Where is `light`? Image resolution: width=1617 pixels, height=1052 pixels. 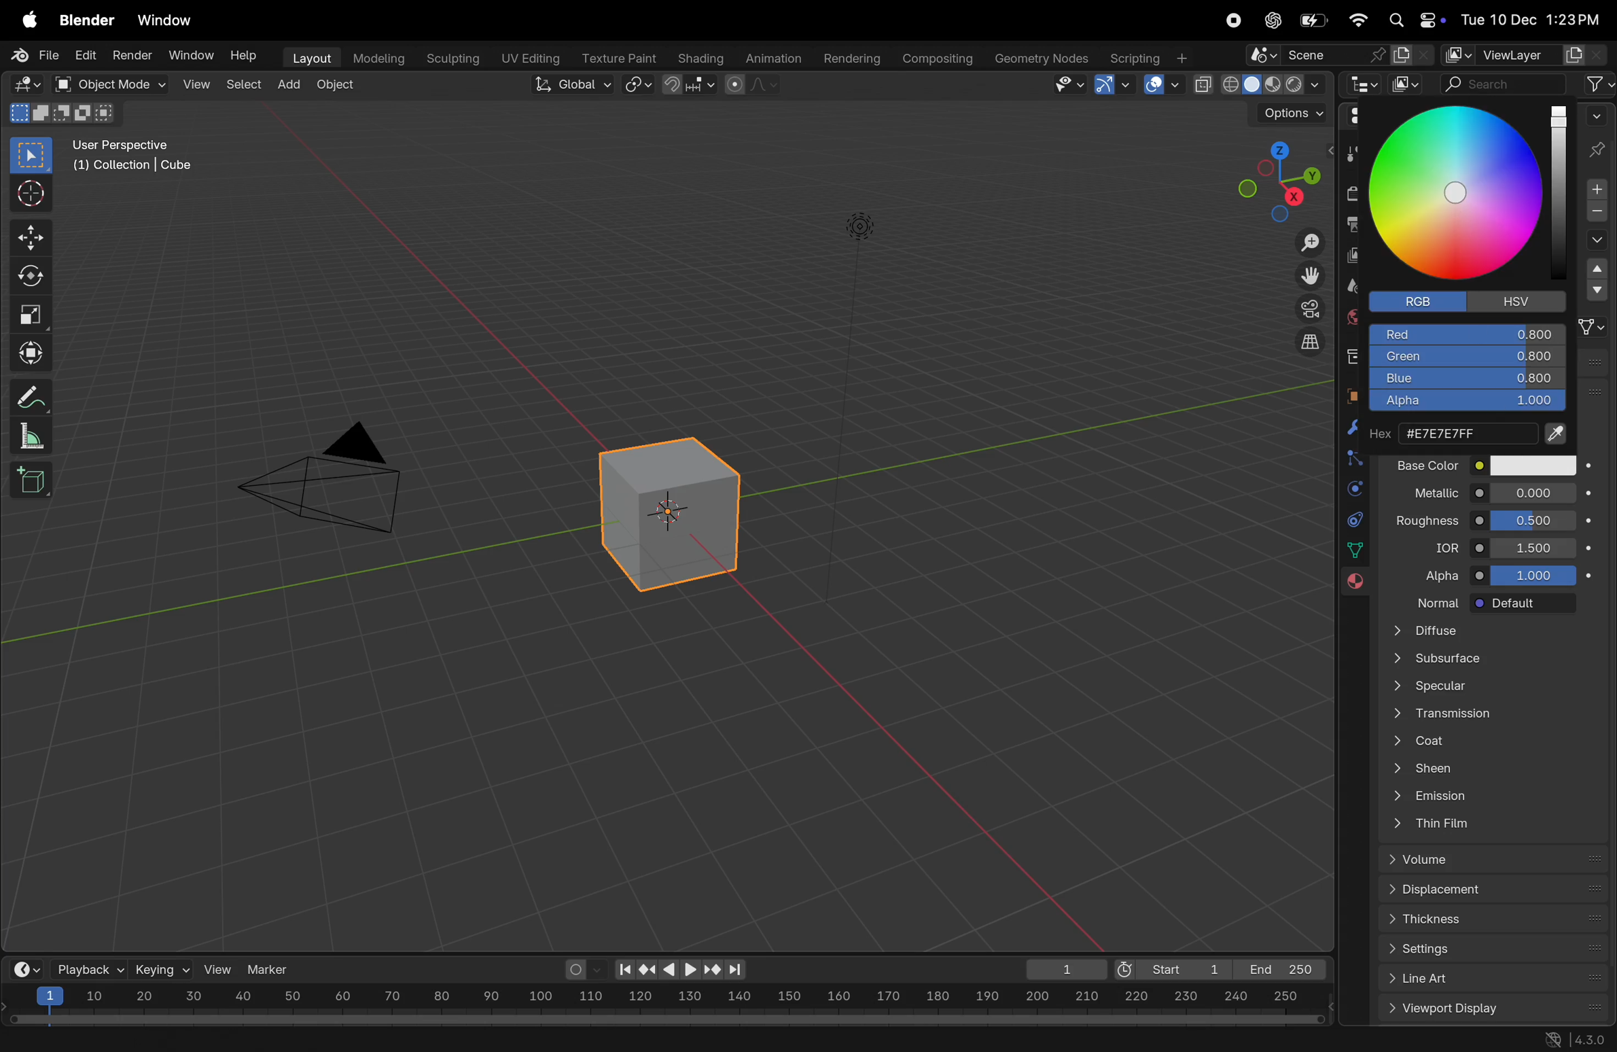
light is located at coordinates (860, 224).